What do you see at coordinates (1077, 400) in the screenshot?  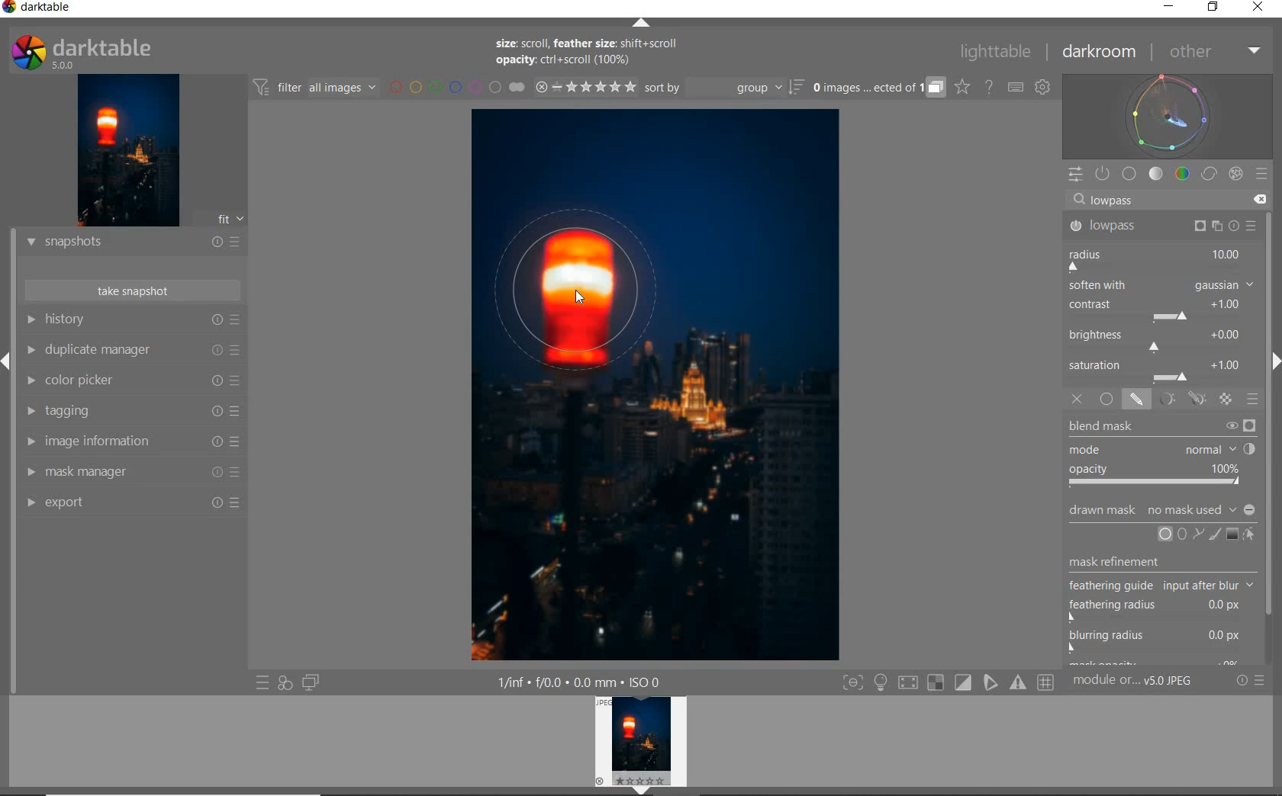 I see `OFF` at bounding box center [1077, 400].